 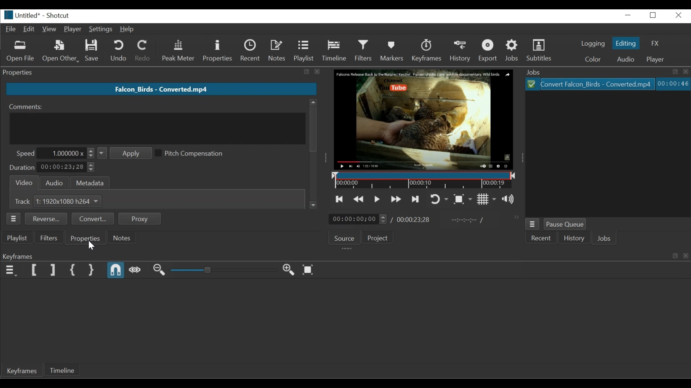 I want to click on Comments Field, so click(x=157, y=128).